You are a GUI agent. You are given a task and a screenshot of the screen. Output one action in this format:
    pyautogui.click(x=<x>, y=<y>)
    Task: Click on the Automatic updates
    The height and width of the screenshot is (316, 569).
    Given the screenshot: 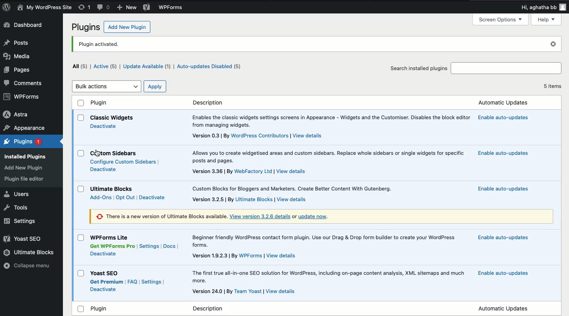 What is the action you would take?
    pyautogui.click(x=502, y=273)
    